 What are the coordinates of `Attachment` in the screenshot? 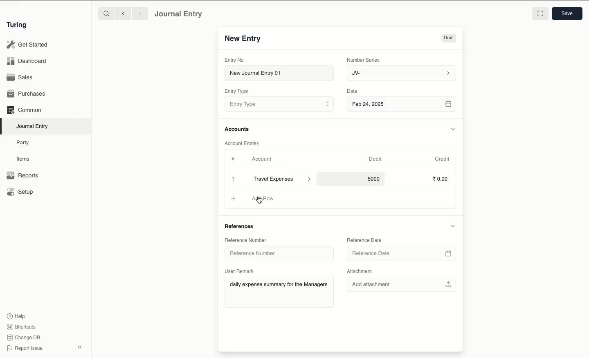 It's located at (361, 271).